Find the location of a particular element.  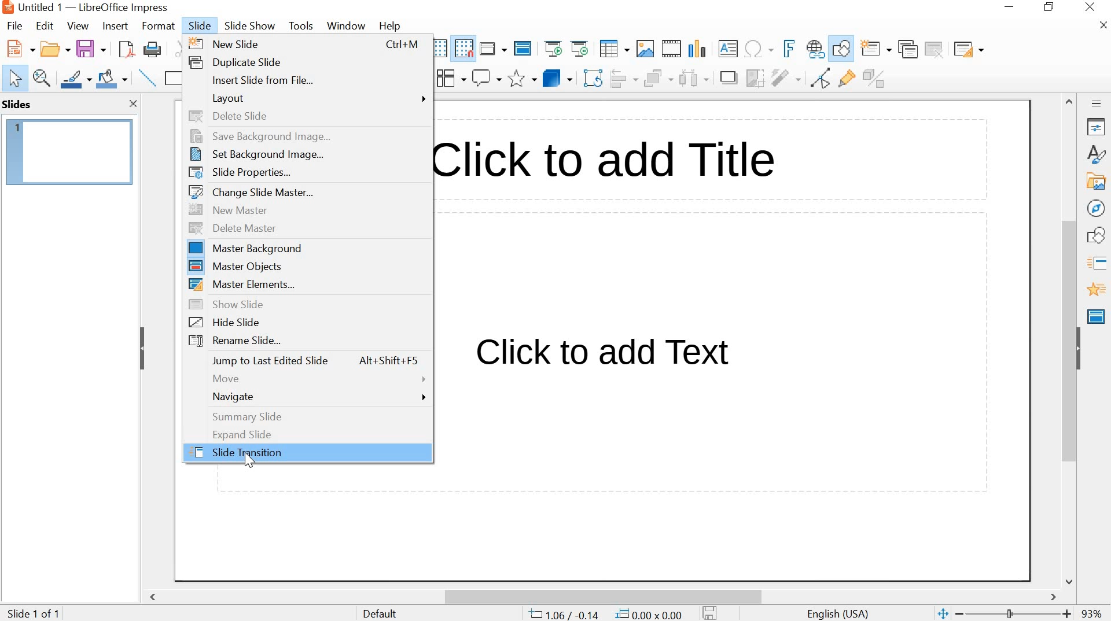

Rectangle is located at coordinates (174, 79).